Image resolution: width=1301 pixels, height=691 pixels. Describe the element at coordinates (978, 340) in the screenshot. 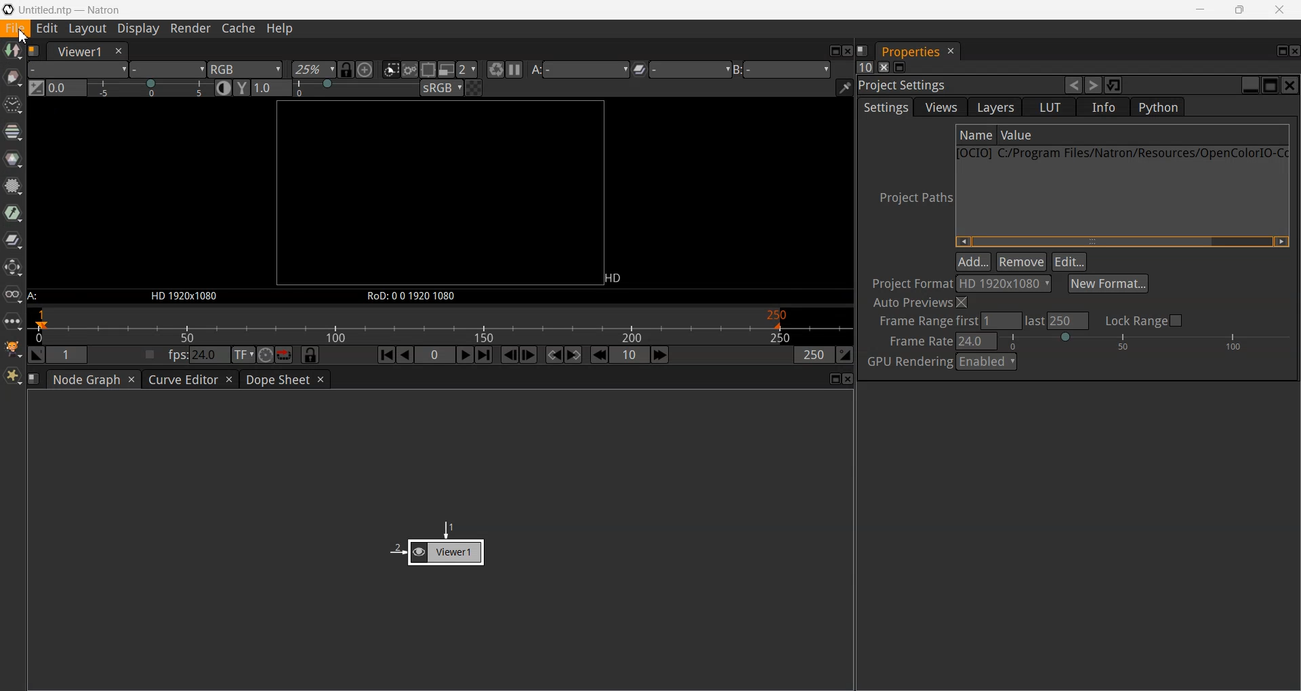

I see `Current frame rate` at that location.